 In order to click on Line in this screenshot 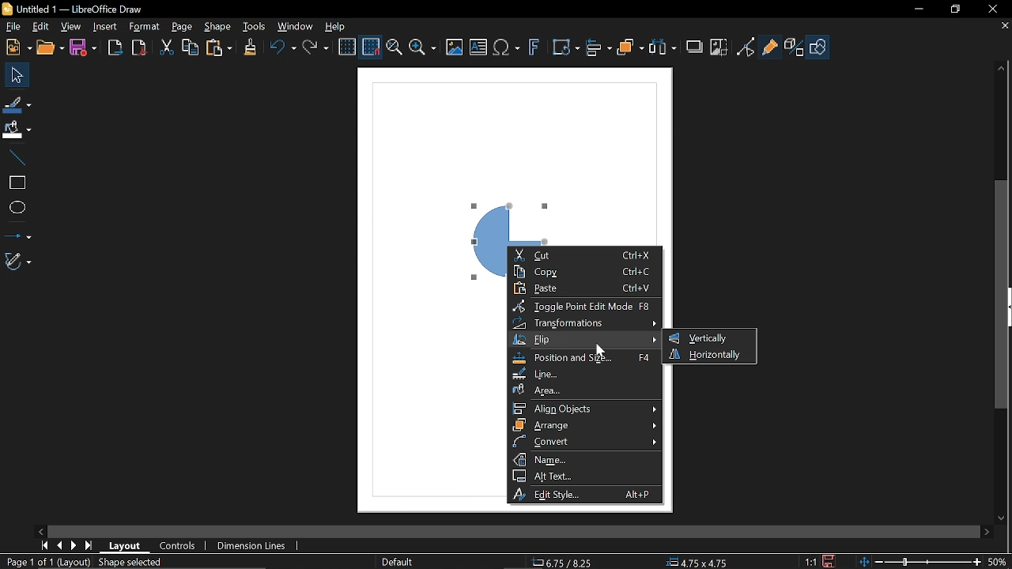, I will do `click(583, 374)`.